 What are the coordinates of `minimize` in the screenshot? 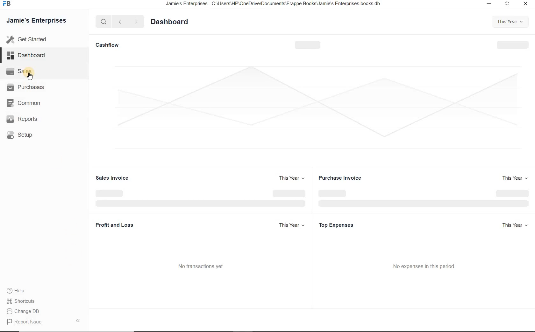 It's located at (507, 4).